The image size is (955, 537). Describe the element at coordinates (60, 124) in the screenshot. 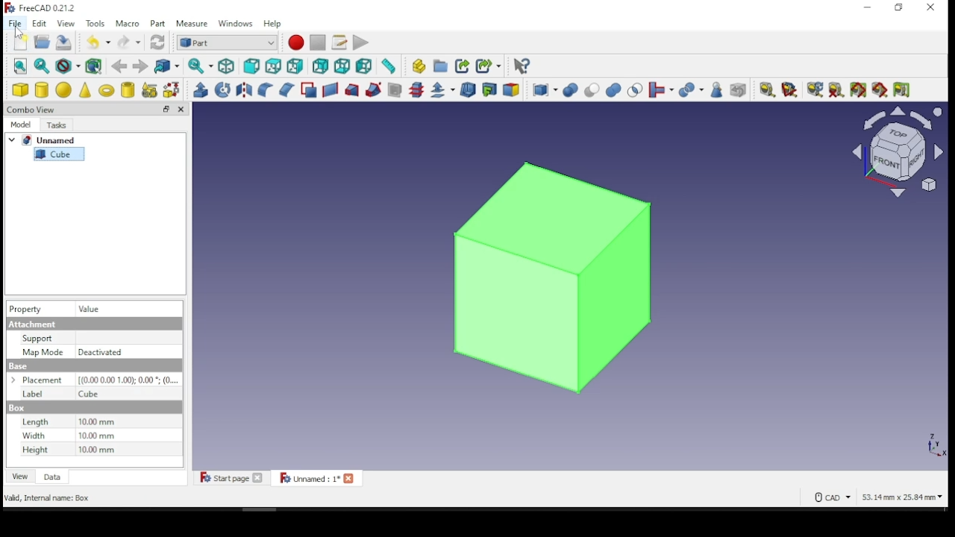

I see `tasks` at that location.